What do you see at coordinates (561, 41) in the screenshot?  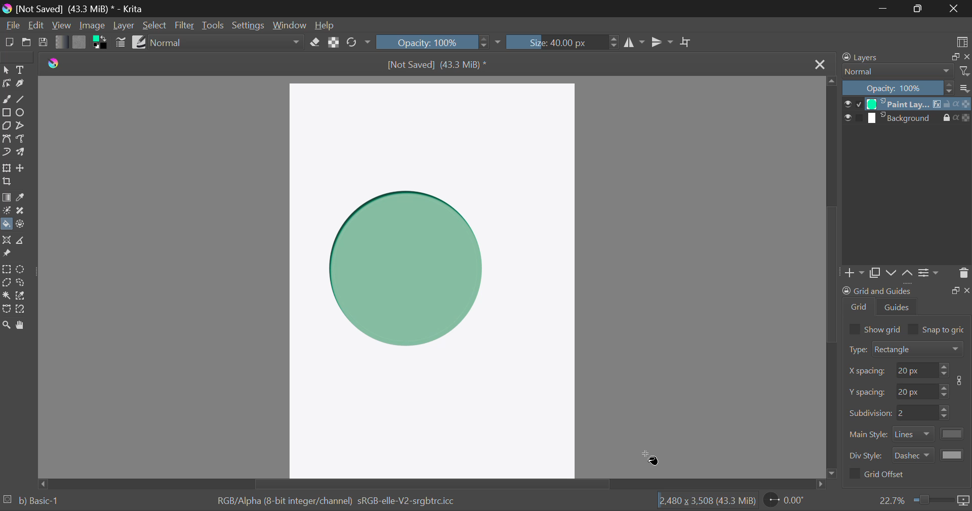 I see `Brush Size` at bounding box center [561, 41].